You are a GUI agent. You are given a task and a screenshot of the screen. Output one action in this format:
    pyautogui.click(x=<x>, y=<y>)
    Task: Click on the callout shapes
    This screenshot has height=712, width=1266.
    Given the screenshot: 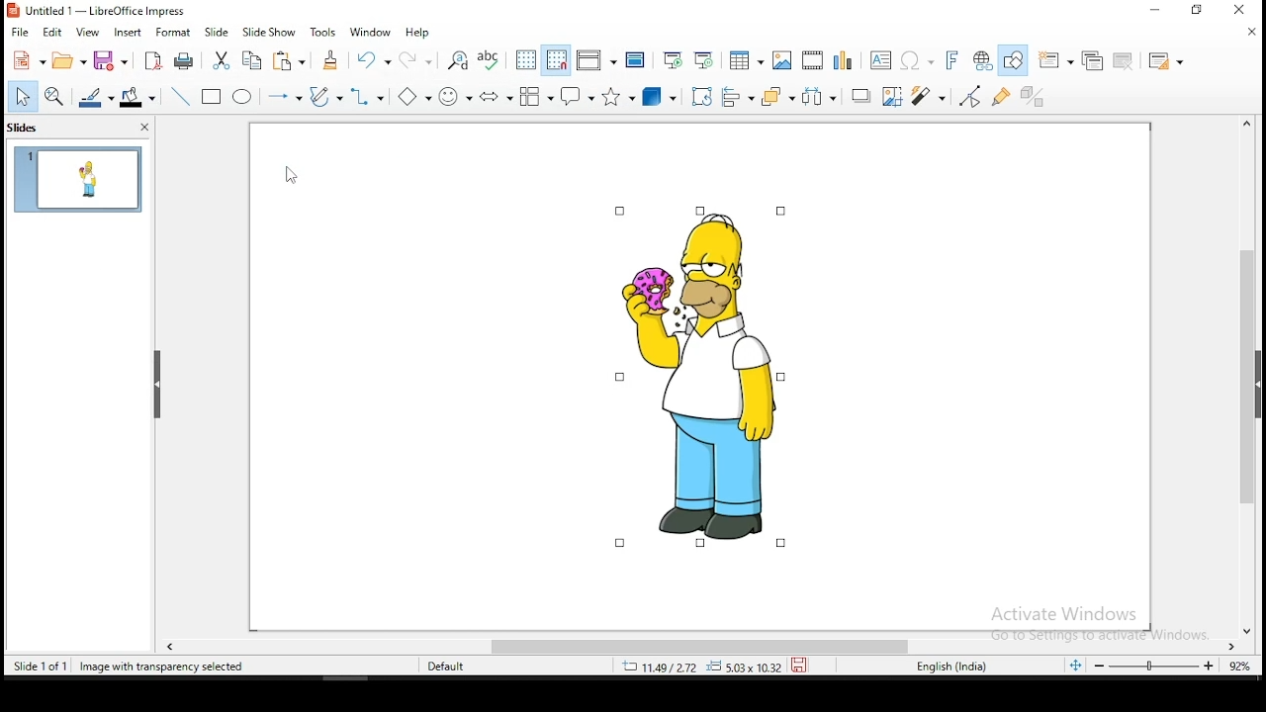 What is the action you would take?
    pyautogui.click(x=580, y=96)
    